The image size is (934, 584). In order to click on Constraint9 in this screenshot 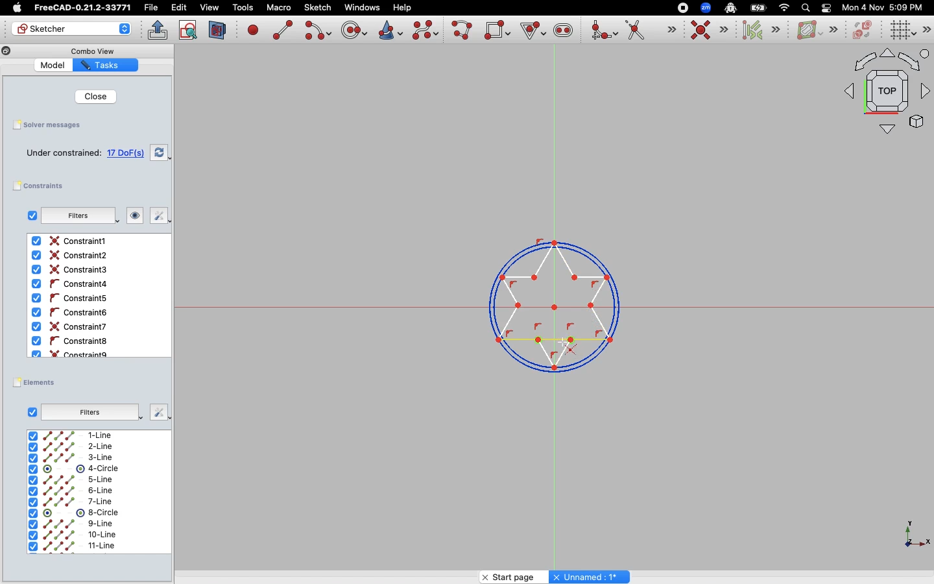, I will do `click(73, 353)`.